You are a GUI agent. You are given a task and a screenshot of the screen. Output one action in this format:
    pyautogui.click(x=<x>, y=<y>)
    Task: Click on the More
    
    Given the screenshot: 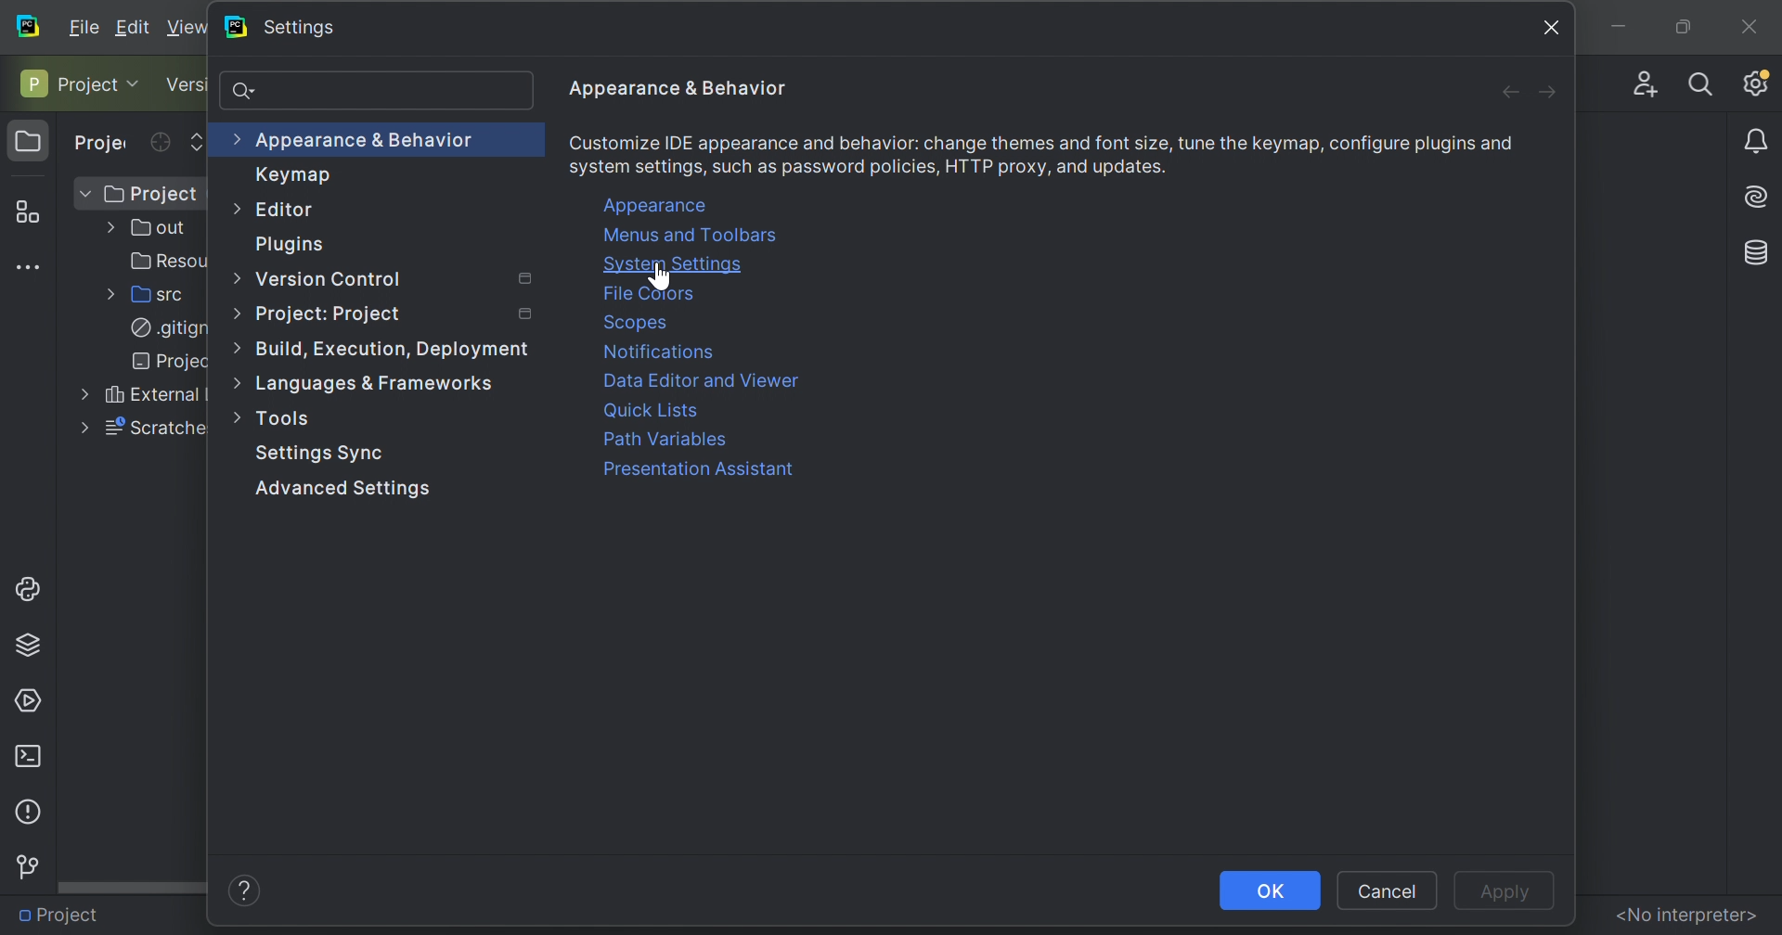 What is the action you would take?
    pyautogui.click(x=240, y=313)
    